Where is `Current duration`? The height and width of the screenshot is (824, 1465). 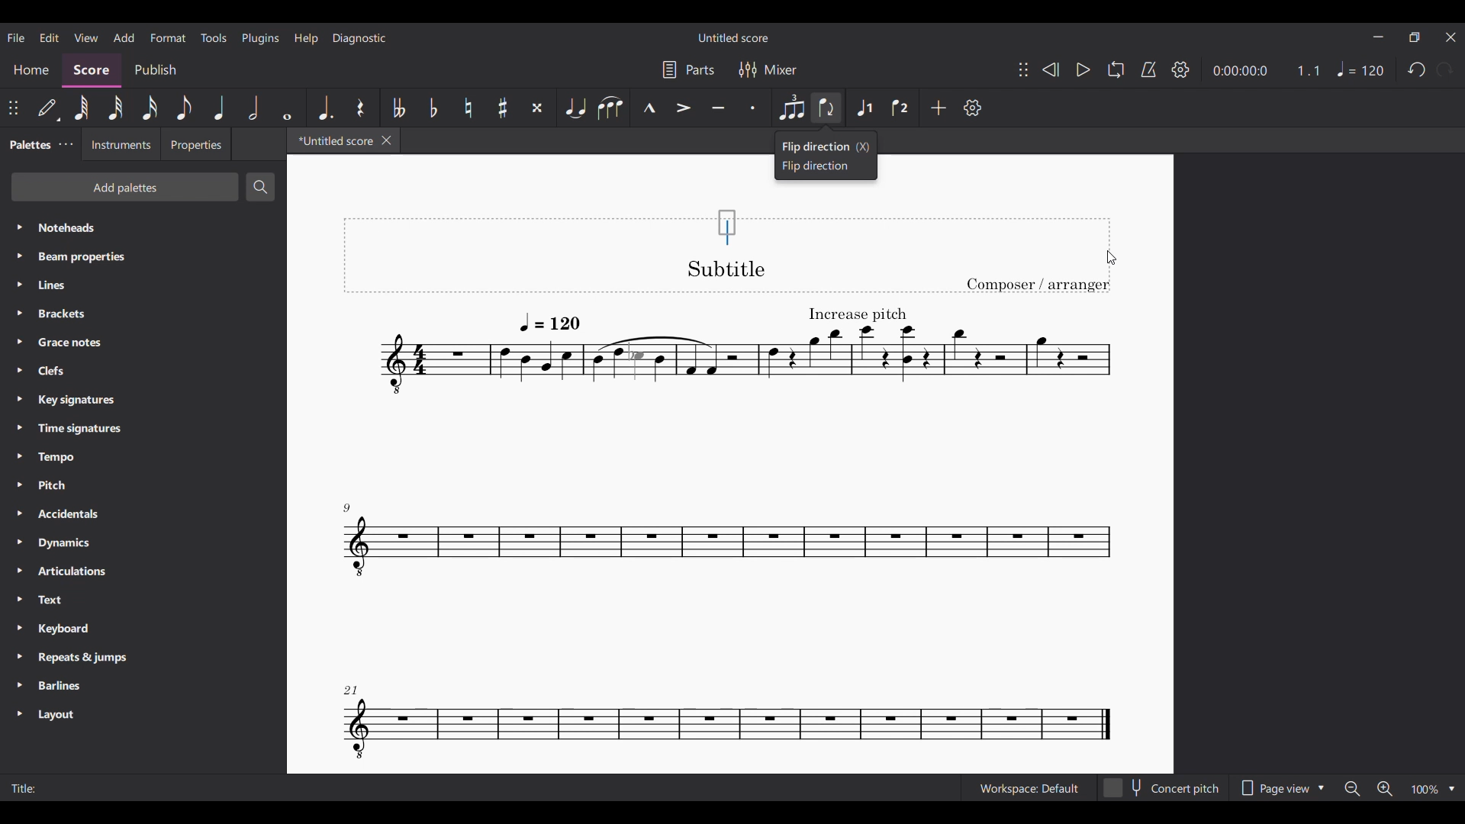
Current duration is located at coordinates (1240, 71).